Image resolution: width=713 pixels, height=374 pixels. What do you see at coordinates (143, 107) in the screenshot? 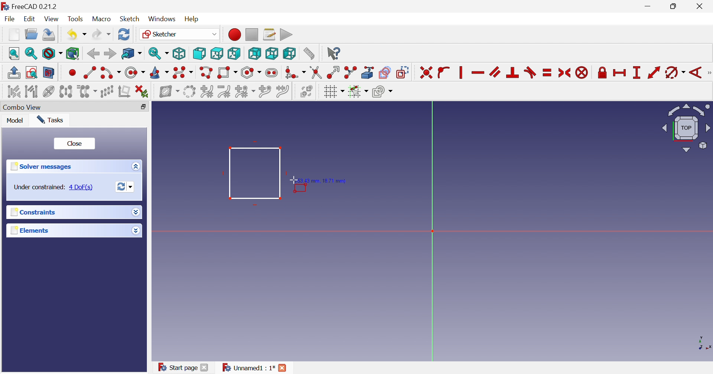
I see `Restore down` at bounding box center [143, 107].